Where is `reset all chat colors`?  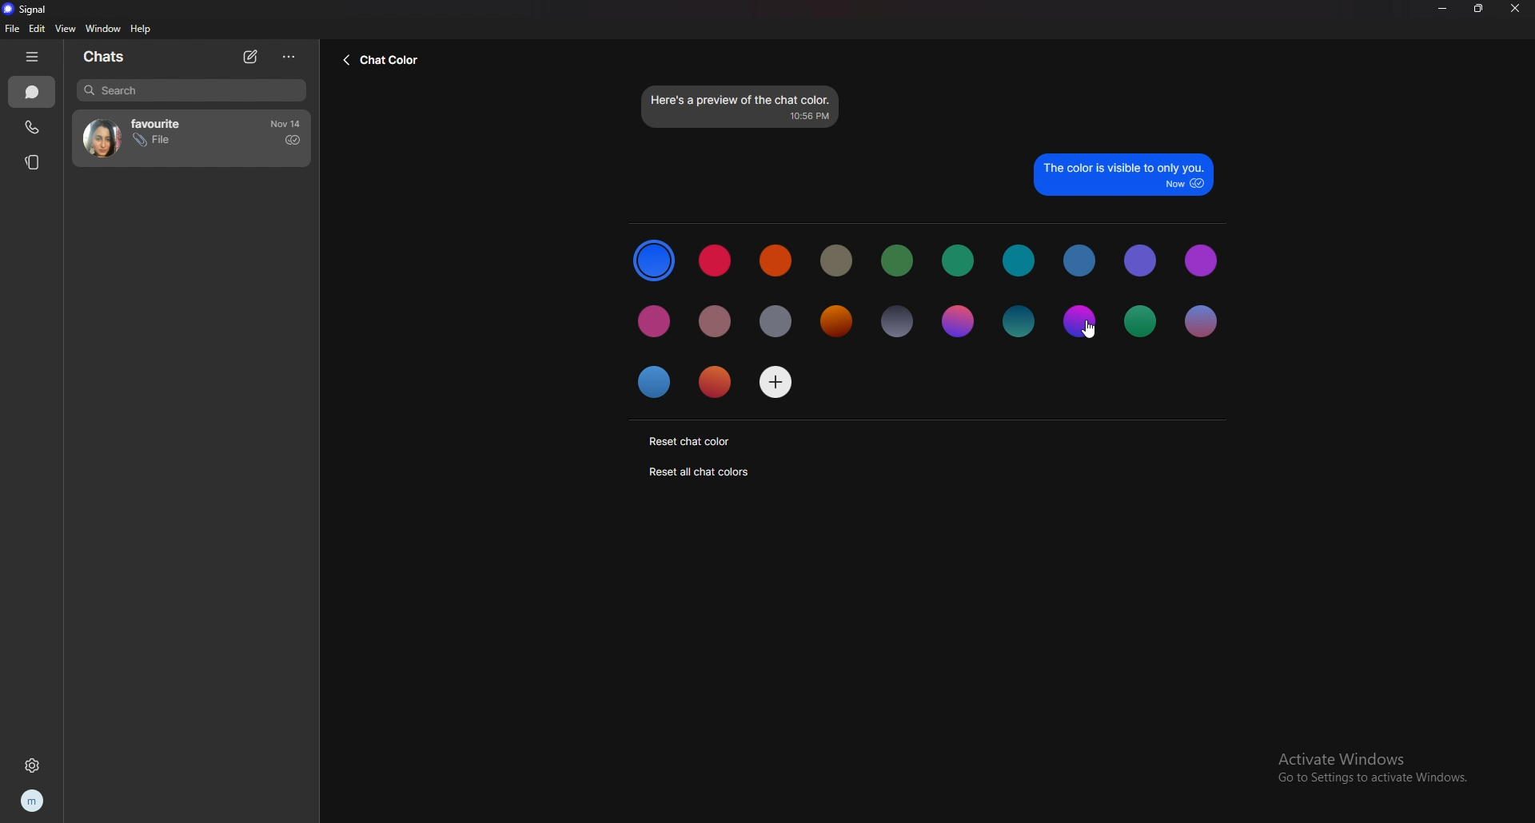
reset all chat colors is located at coordinates (701, 471).